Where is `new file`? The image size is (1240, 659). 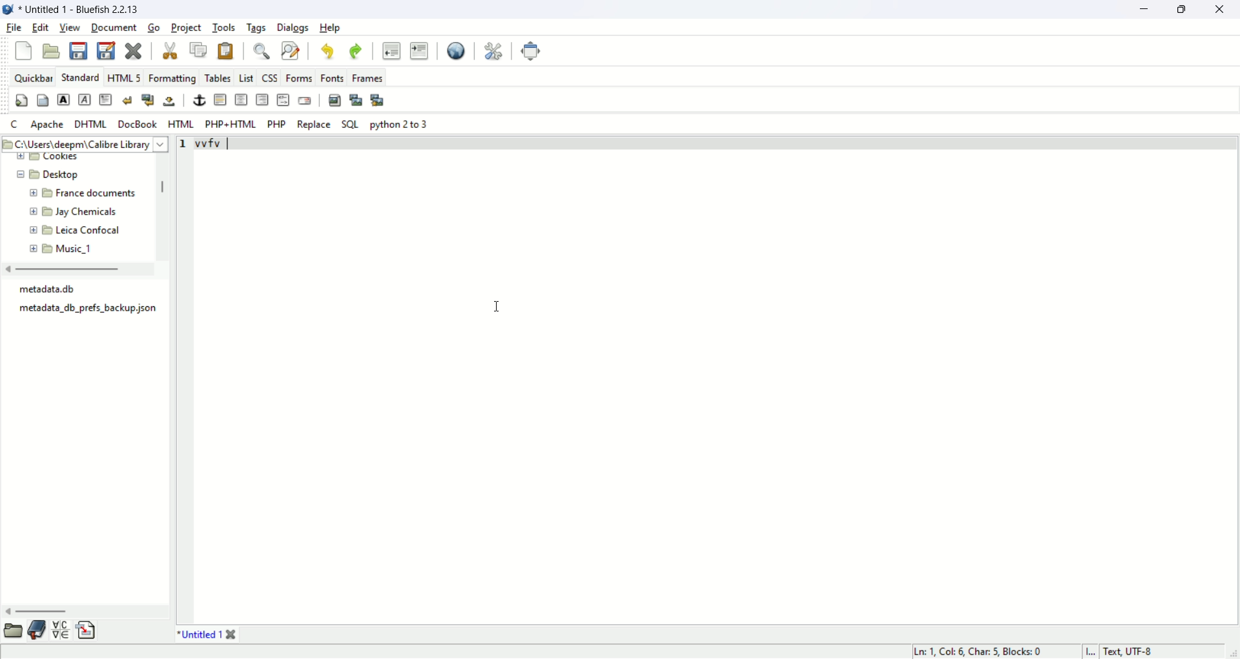 new file is located at coordinates (25, 50).